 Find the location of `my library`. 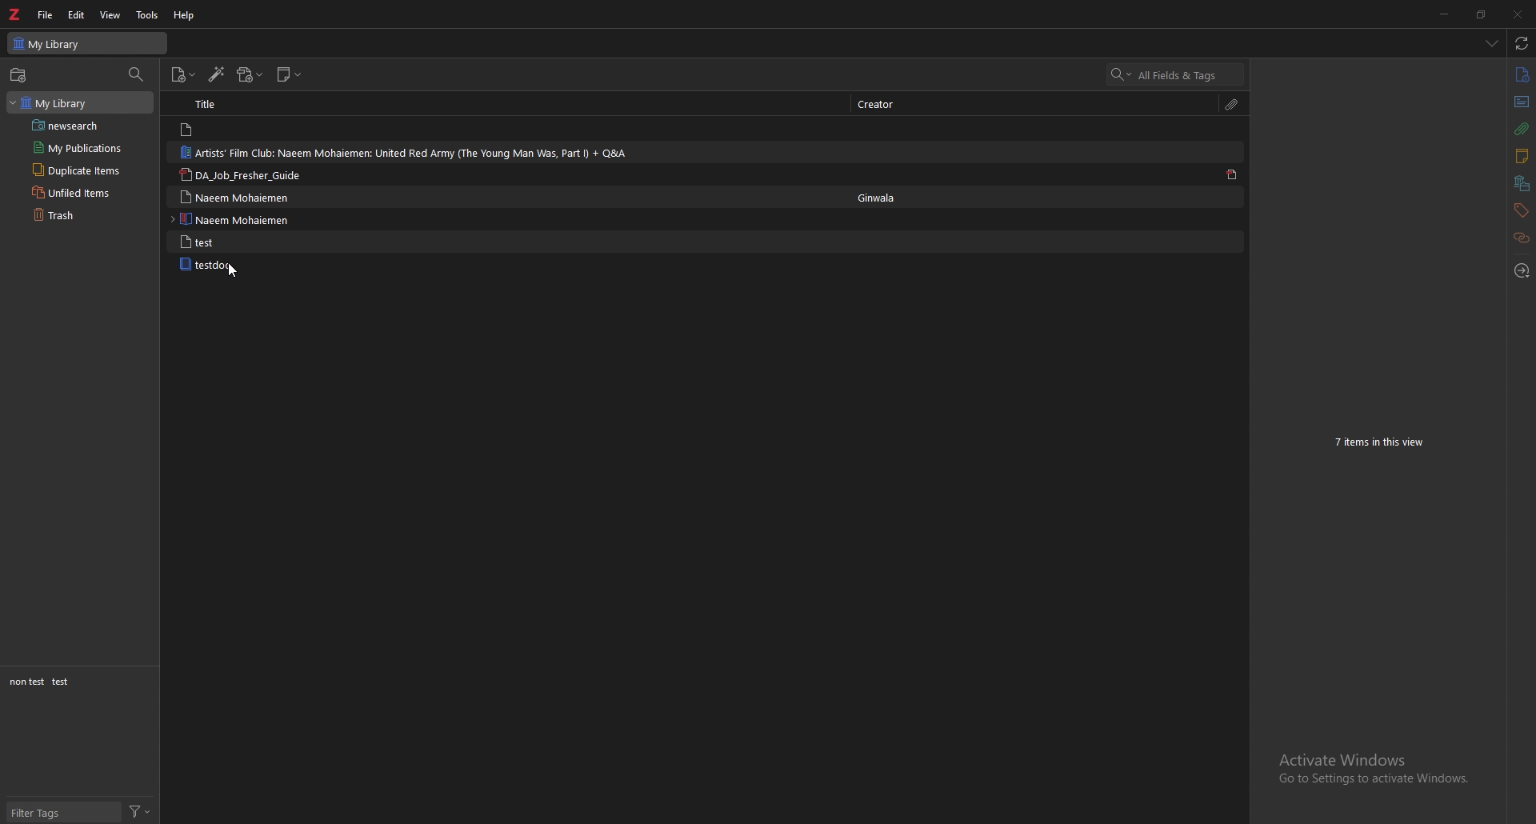

my library is located at coordinates (87, 42).